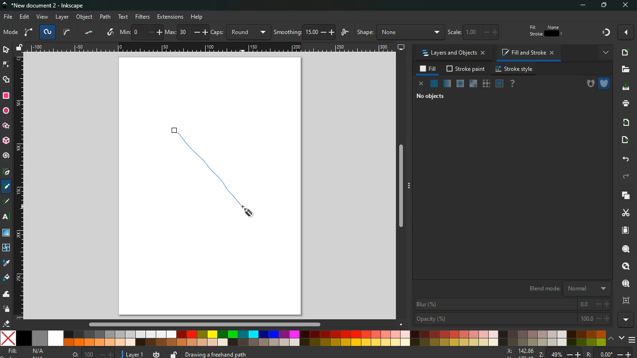 The width and height of the screenshot is (637, 358). I want to click on download, so click(623, 88).